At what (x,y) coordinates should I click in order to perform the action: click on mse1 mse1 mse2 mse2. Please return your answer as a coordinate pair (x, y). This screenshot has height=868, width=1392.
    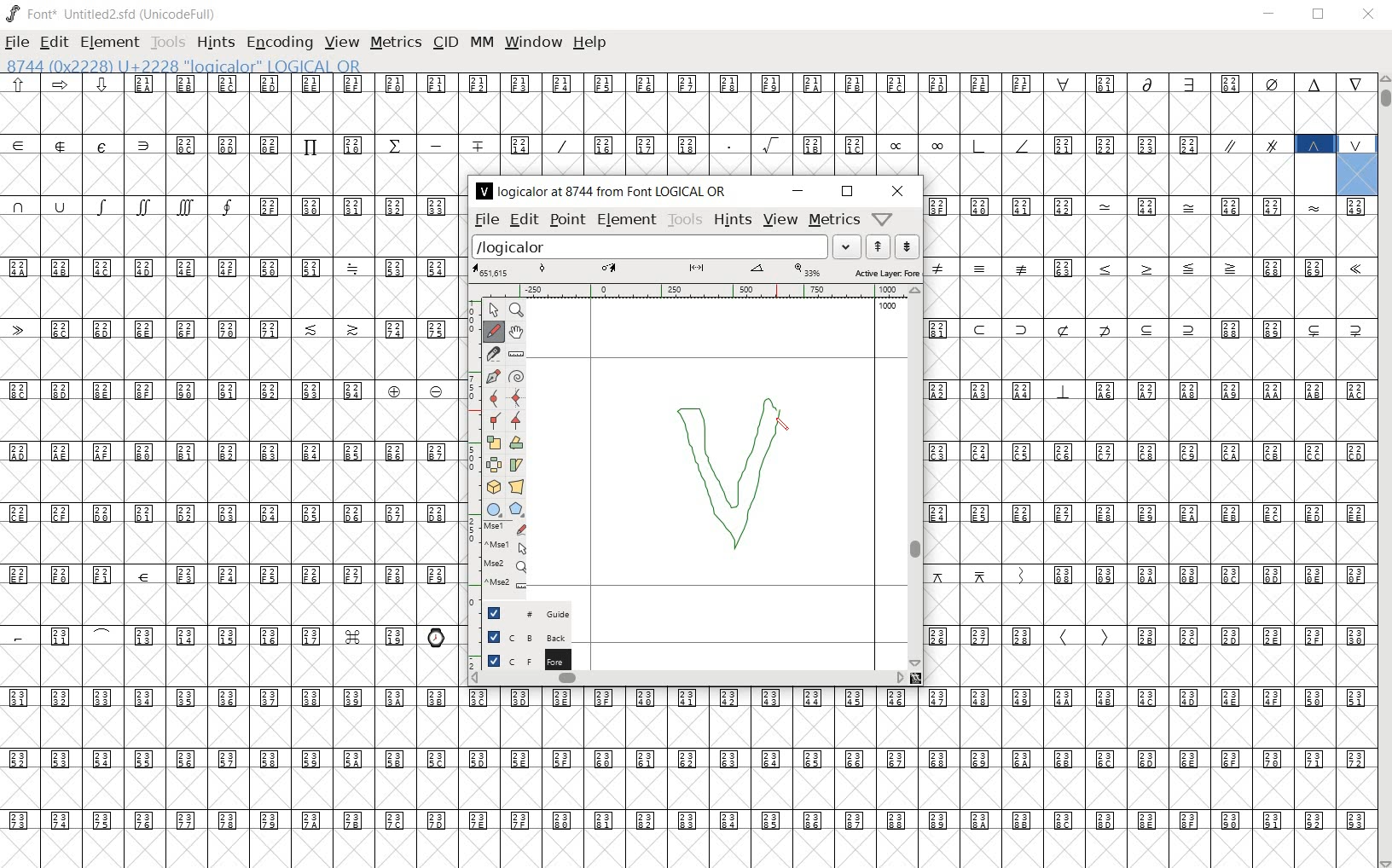
    Looking at the image, I should click on (500, 558).